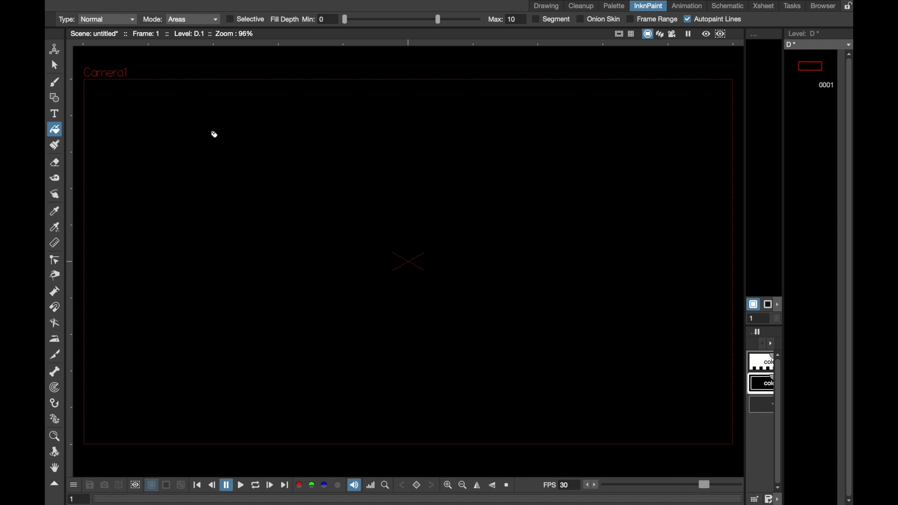 The height and width of the screenshot is (505, 898). I want to click on rotate tool, so click(56, 452).